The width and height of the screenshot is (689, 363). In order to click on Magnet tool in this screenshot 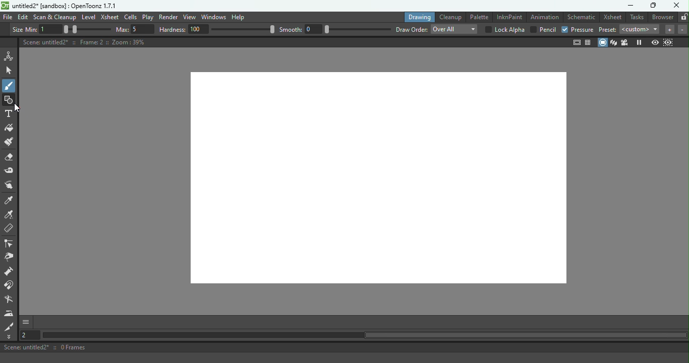, I will do `click(11, 286)`.